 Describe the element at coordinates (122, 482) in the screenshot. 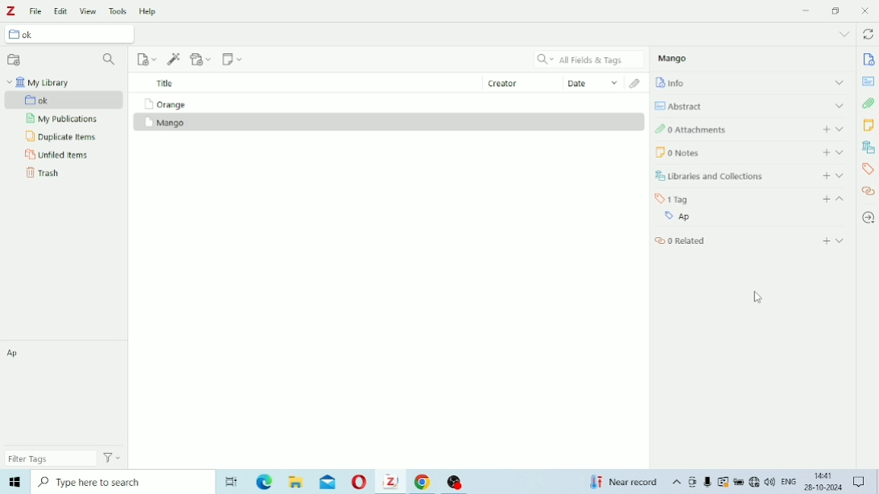

I see `Type here to search` at that location.